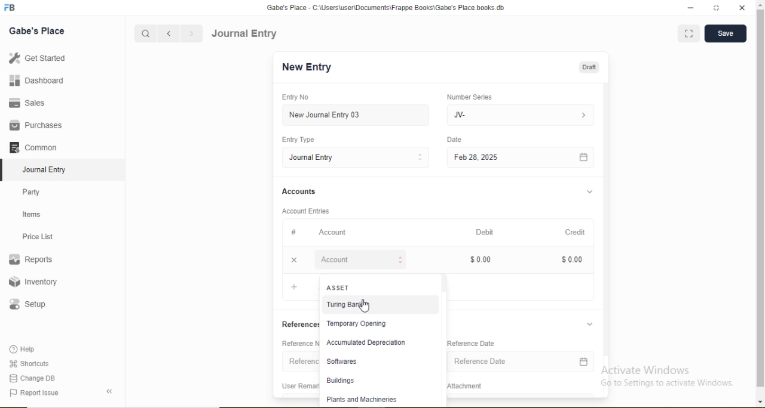 The width and height of the screenshot is (765, 408). Describe the element at coordinates (591, 324) in the screenshot. I see `Dropdown` at that location.